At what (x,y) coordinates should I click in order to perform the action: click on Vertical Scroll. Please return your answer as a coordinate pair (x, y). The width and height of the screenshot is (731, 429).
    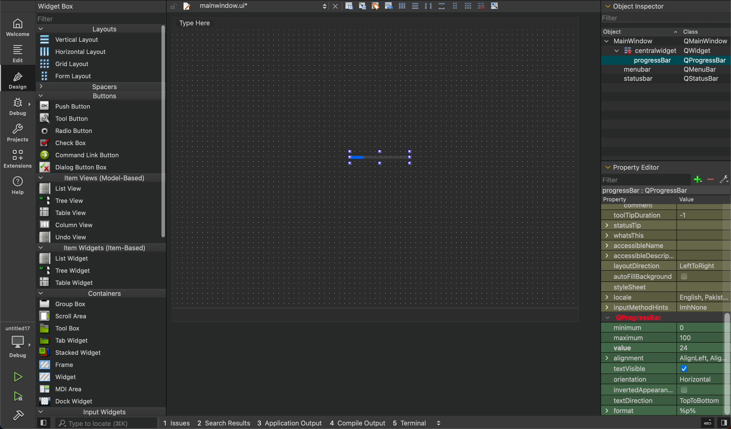
    Looking at the image, I should click on (162, 132).